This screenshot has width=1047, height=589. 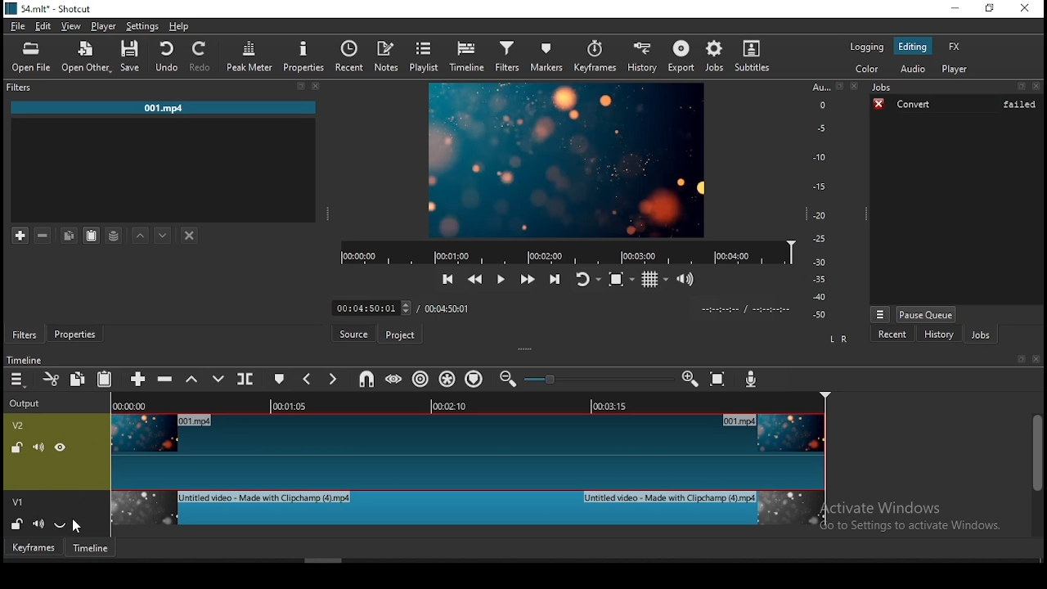 What do you see at coordinates (470, 55) in the screenshot?
I see `timeline` at bounding box center [470, 55].